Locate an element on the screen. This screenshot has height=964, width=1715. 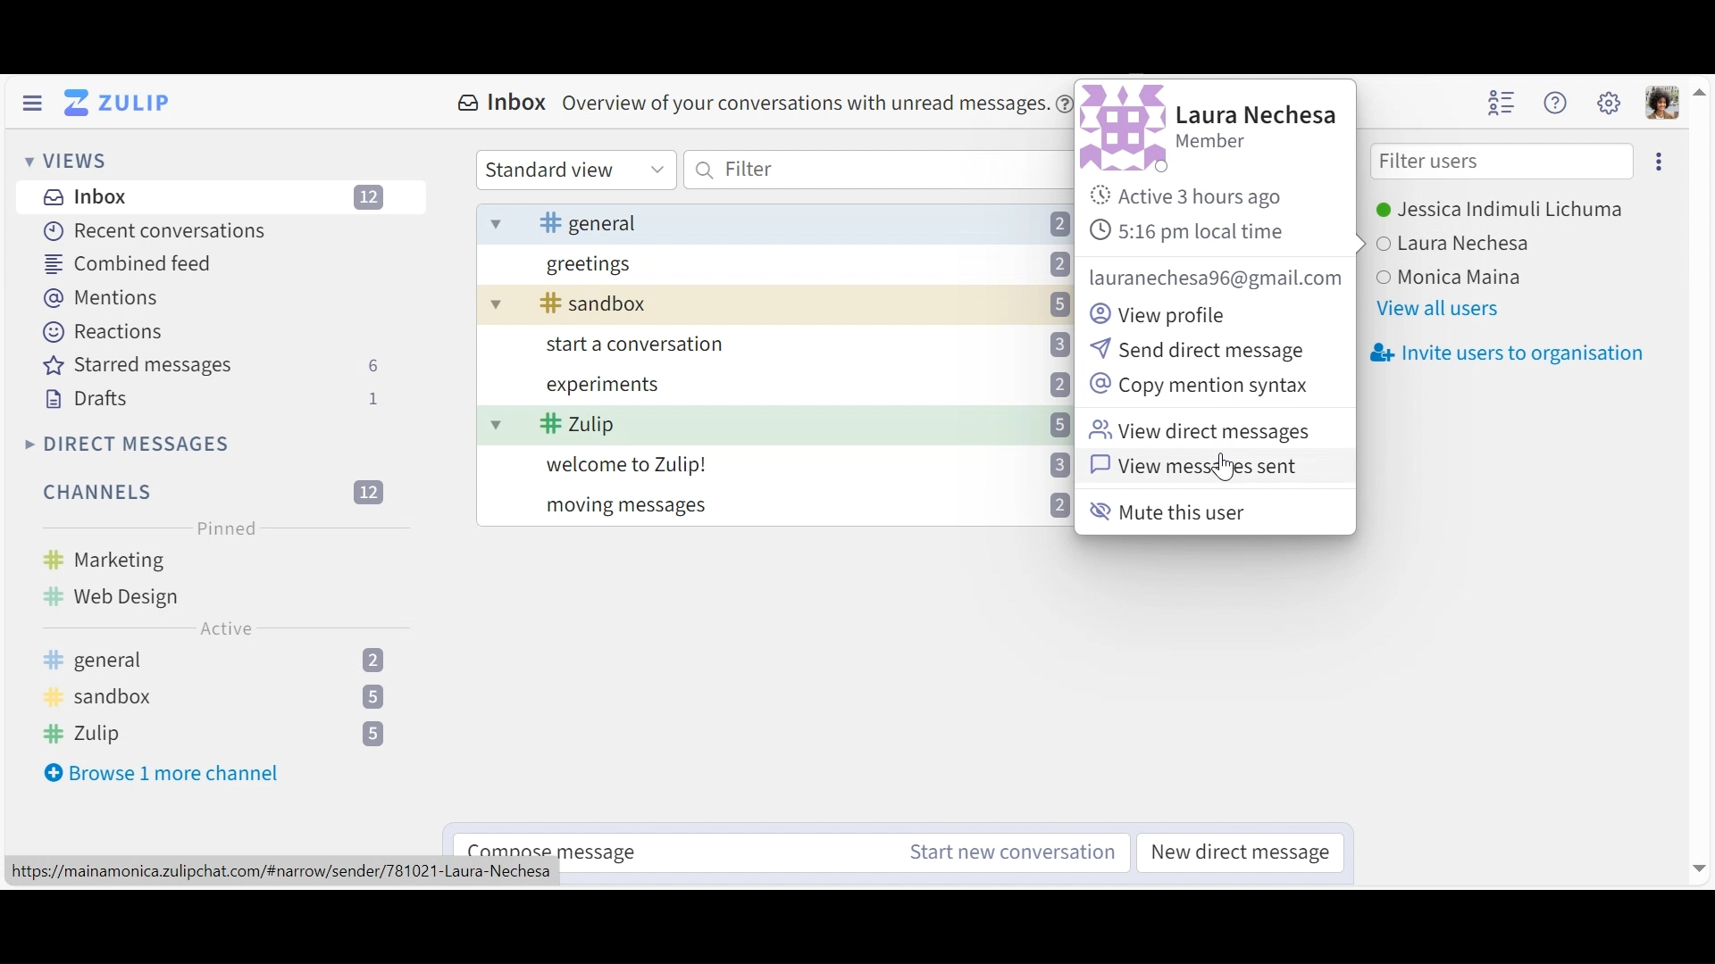
Inbox is located at coordinates (223, 197).